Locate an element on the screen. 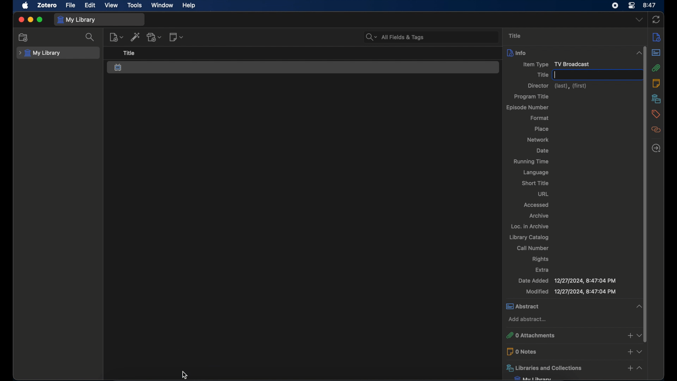 This screenshot has width=677, height=381. language is located at coordinates (535, 173).